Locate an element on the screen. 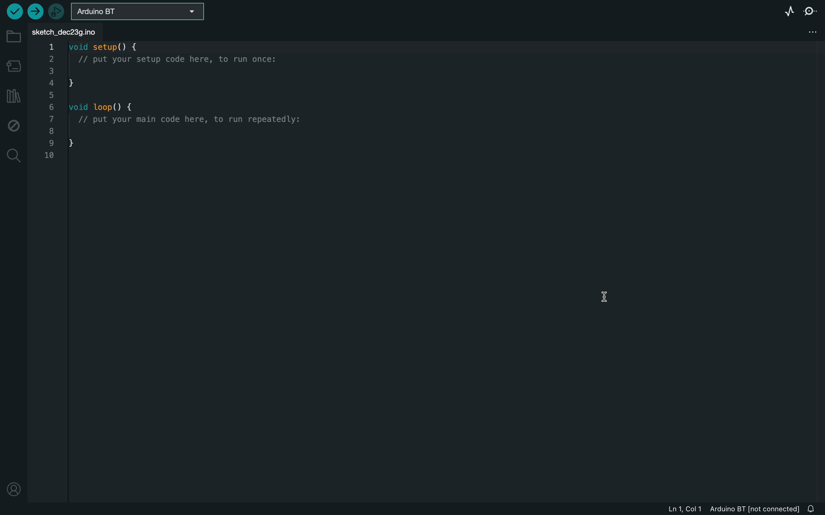 The width and height of the screenshot is (825, 515). search is located at coordinates (13, 156).